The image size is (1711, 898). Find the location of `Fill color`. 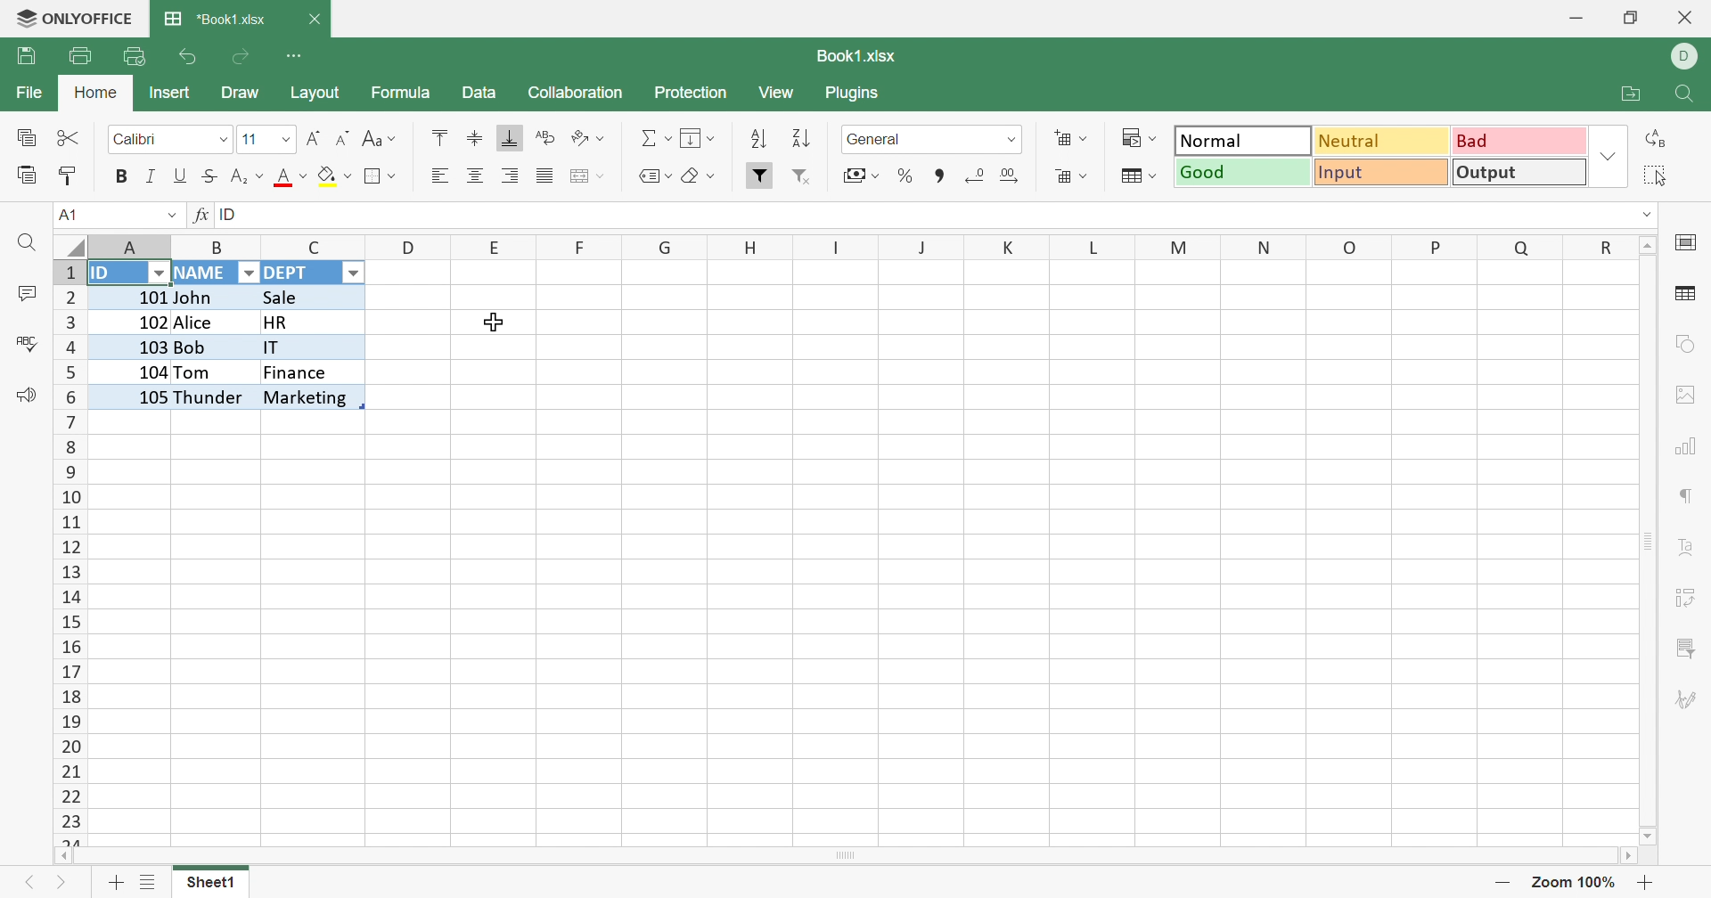

Fill color is located at coordinates (335, 176).